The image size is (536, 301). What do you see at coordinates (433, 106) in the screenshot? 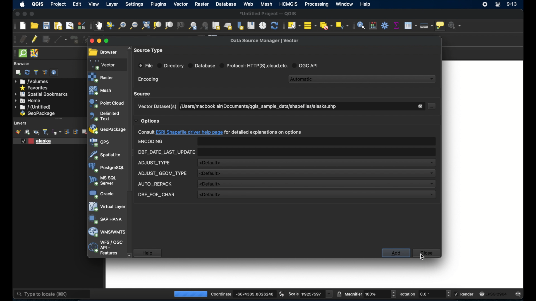
I see `select dataset button` at bounding box center [433, 106].